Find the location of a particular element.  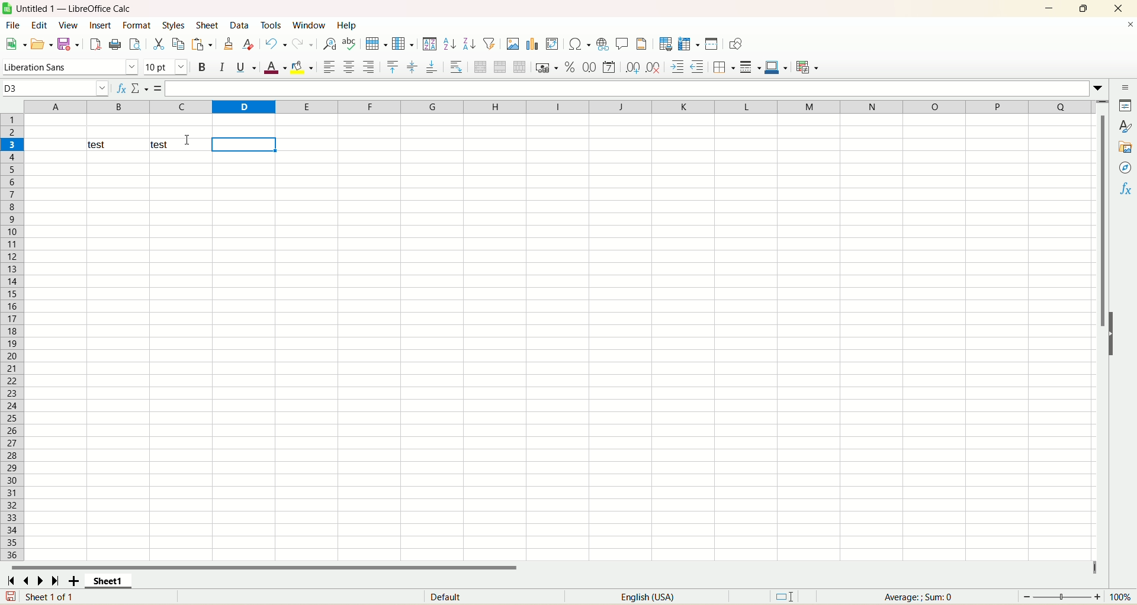

Navigator is located at coordinates (1124, 168).